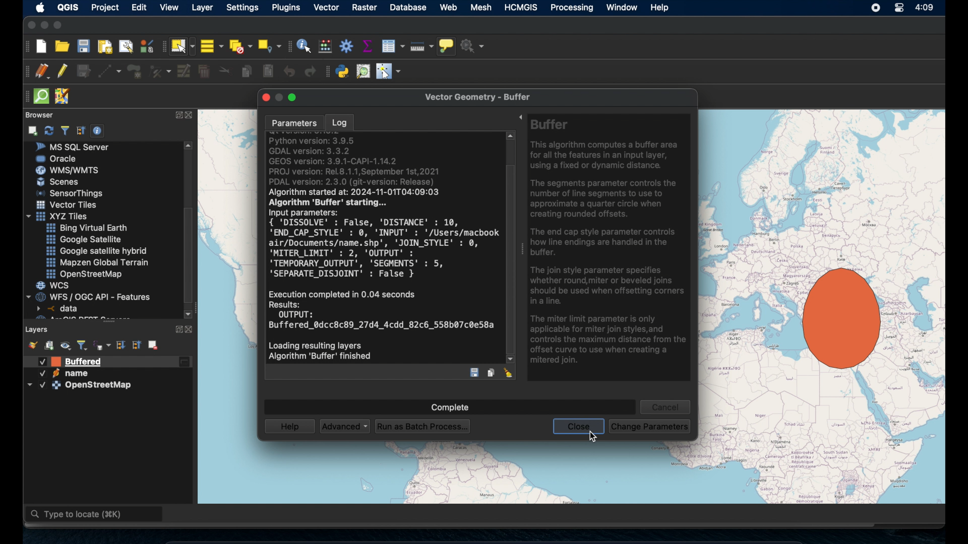 The width and height of the screenshot is (968, 544). I want to click on collapse all, so click(80, 129).